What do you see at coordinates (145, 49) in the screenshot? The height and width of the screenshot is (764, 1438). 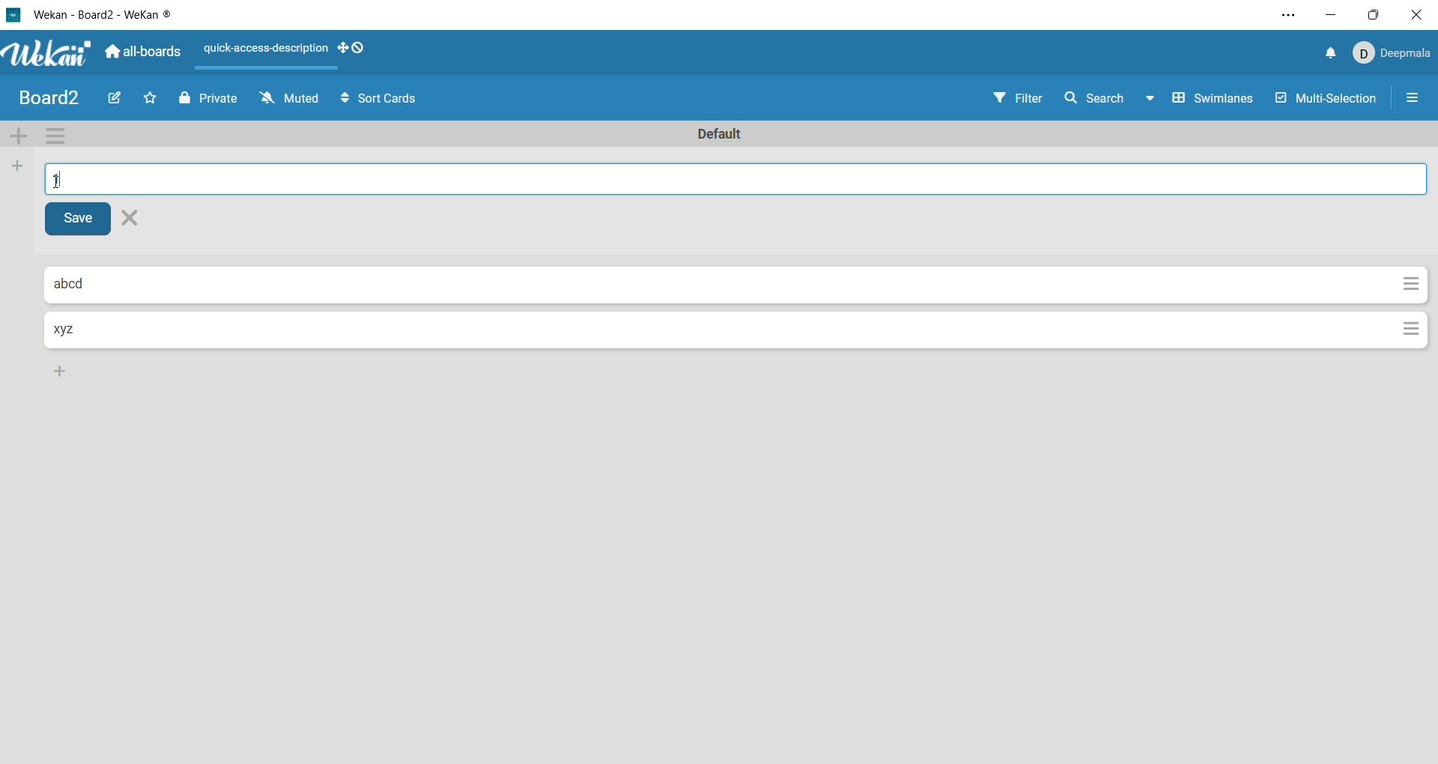 I see `all boards` at bounding box center [145, 49].